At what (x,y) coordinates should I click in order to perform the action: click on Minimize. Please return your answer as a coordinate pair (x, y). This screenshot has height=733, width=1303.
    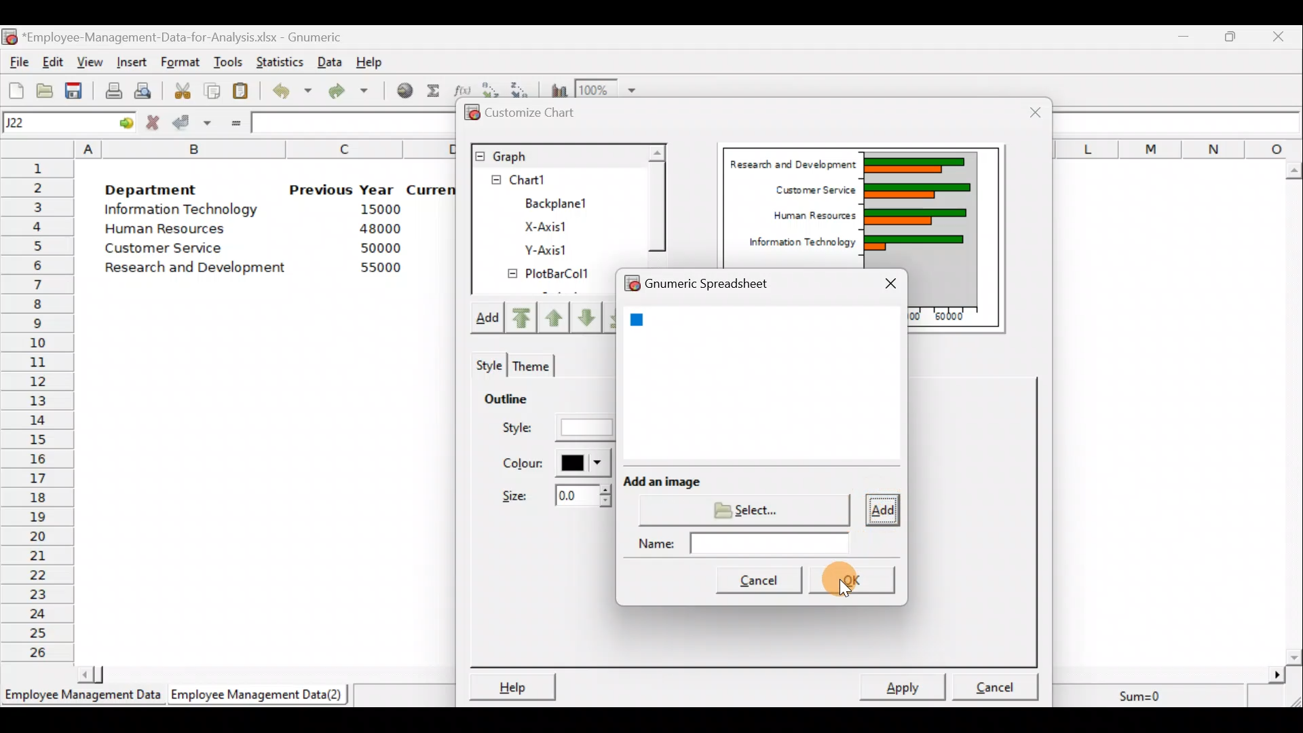
    Looking at the image, I should click on (1184, 36).